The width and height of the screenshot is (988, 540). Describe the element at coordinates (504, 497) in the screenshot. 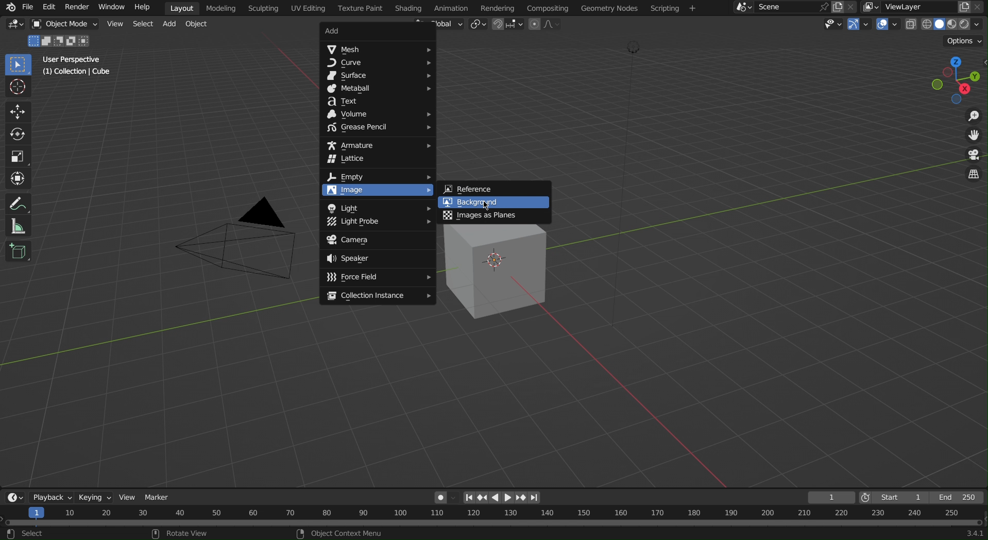

I see `Controls` at that location.